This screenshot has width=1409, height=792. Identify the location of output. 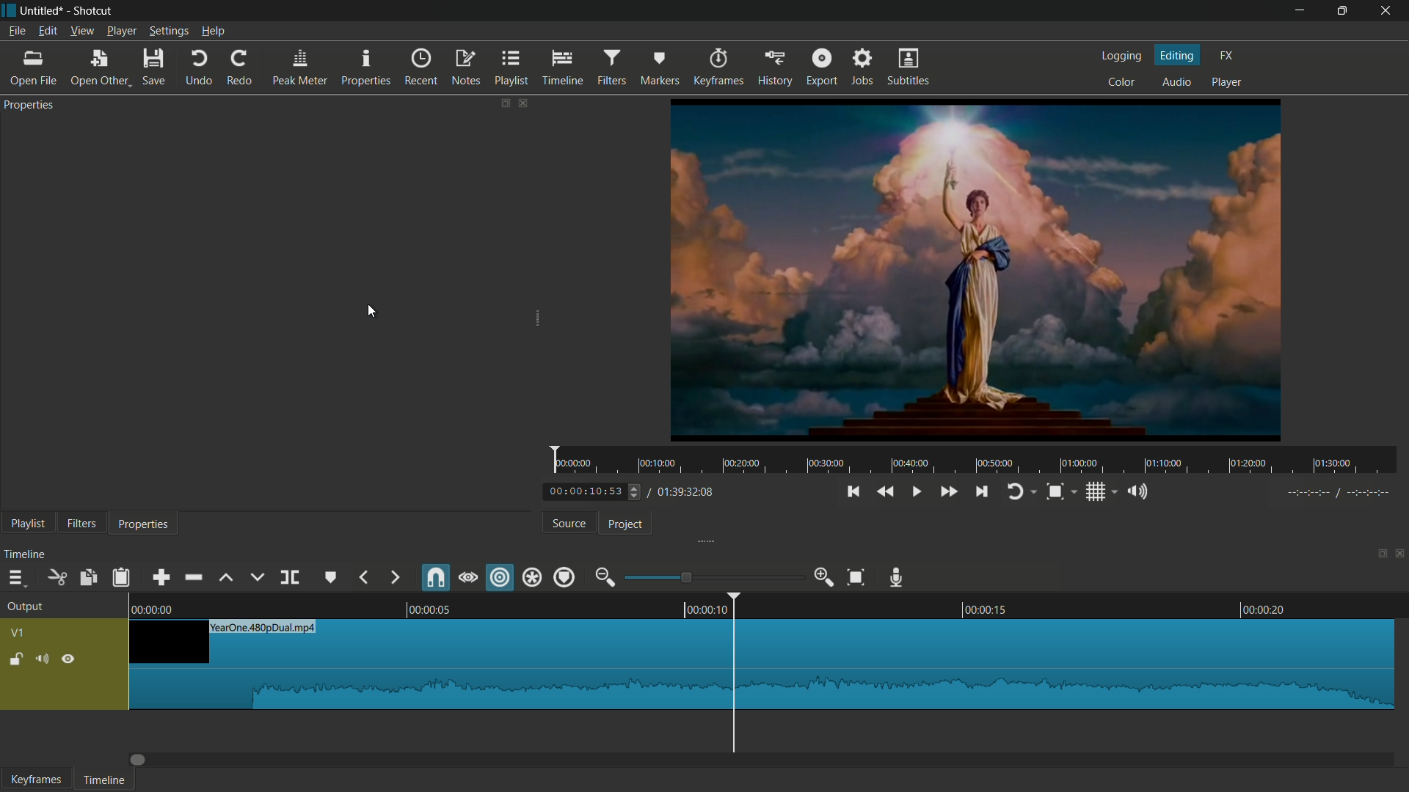
(26, 607).